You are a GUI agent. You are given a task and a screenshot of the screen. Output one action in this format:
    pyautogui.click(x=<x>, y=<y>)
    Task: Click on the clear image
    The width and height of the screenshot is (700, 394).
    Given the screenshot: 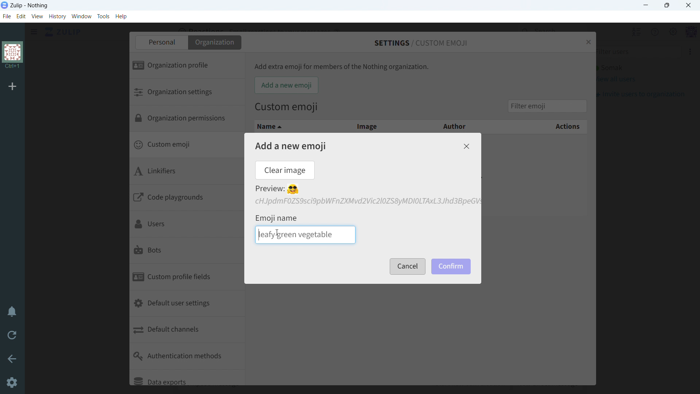 What is the action you would take?
    pyautogui.click(x=284, y=170)
    